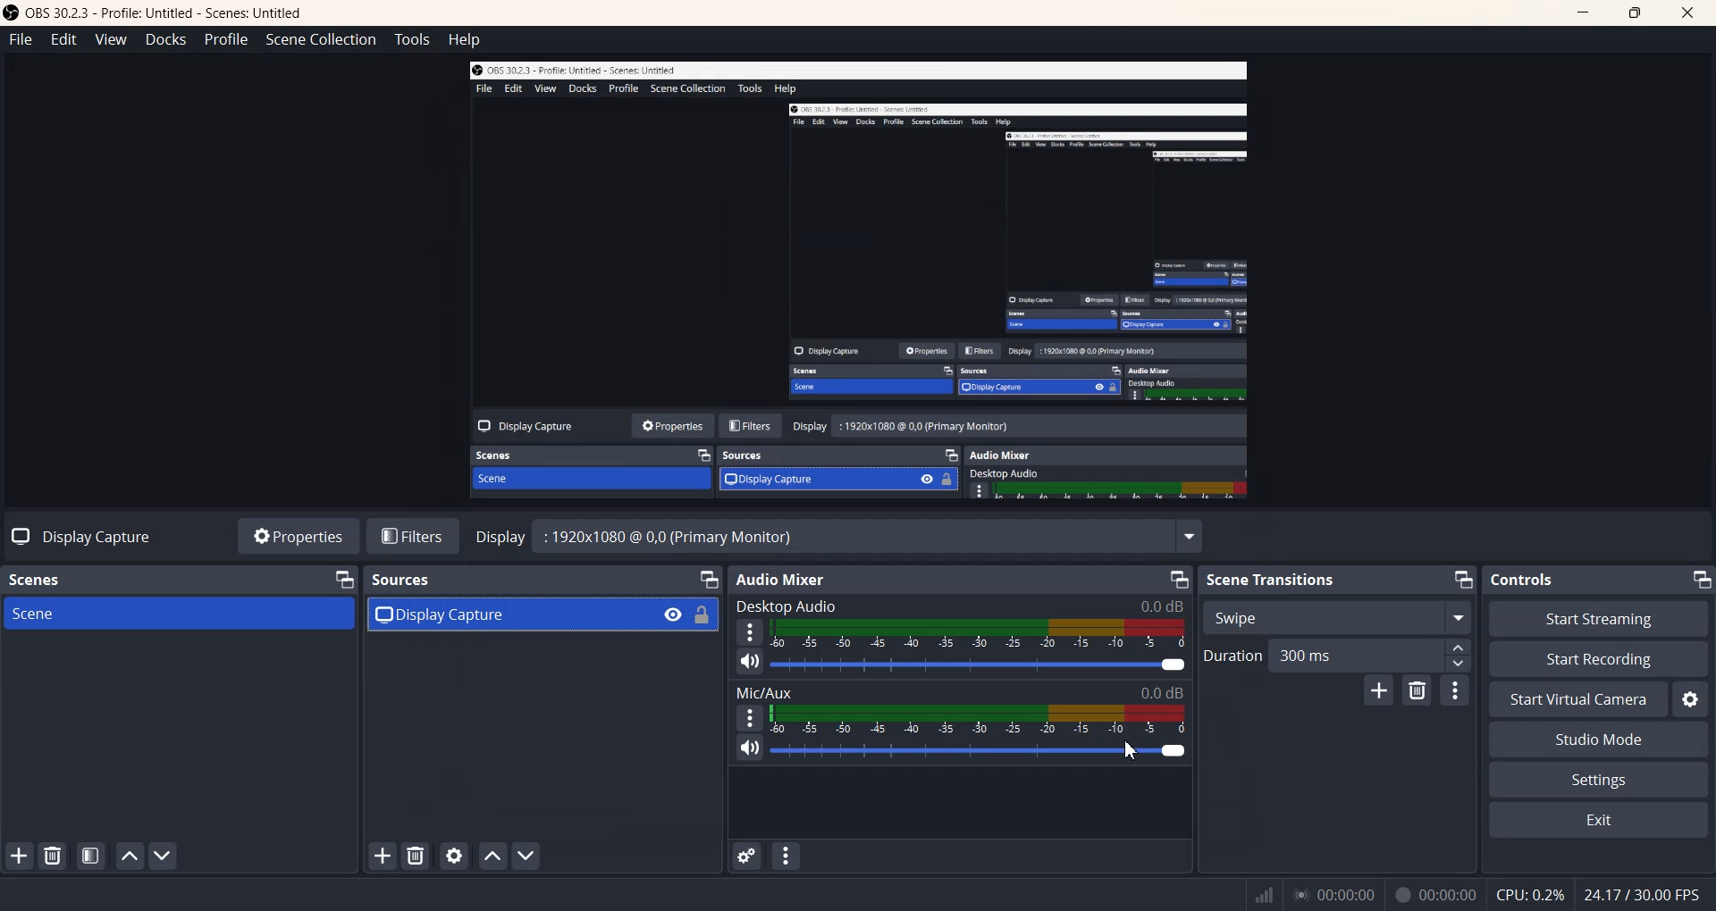 The width and height of the screenshot is (1716, 911). What do you see at coordinates (411, 39) in the screenshot?
I see `Tools` at bounding box center [411, 39].